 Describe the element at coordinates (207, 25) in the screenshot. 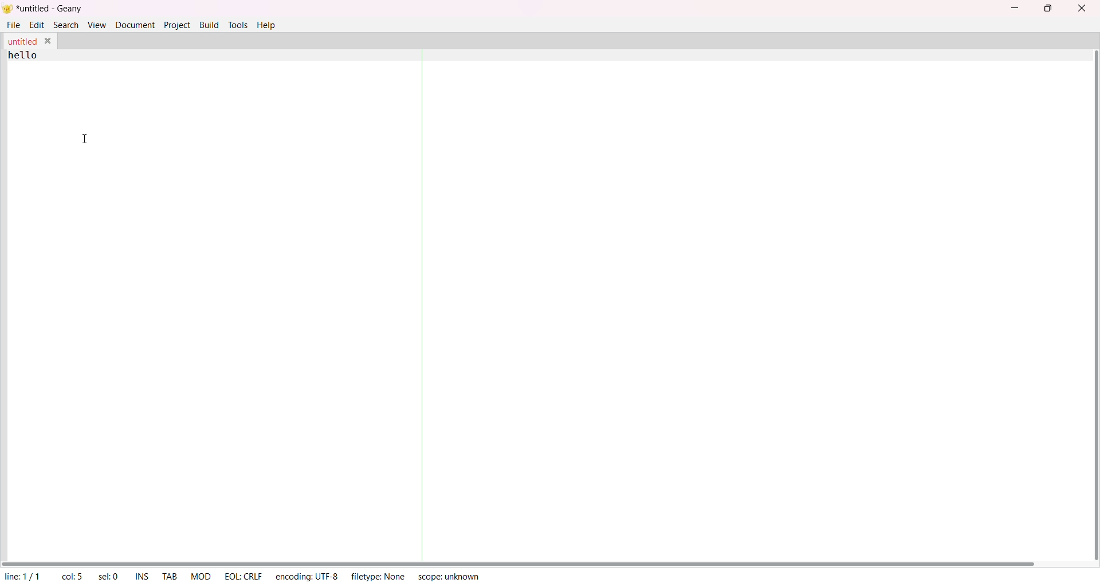

I see `build` at that location.